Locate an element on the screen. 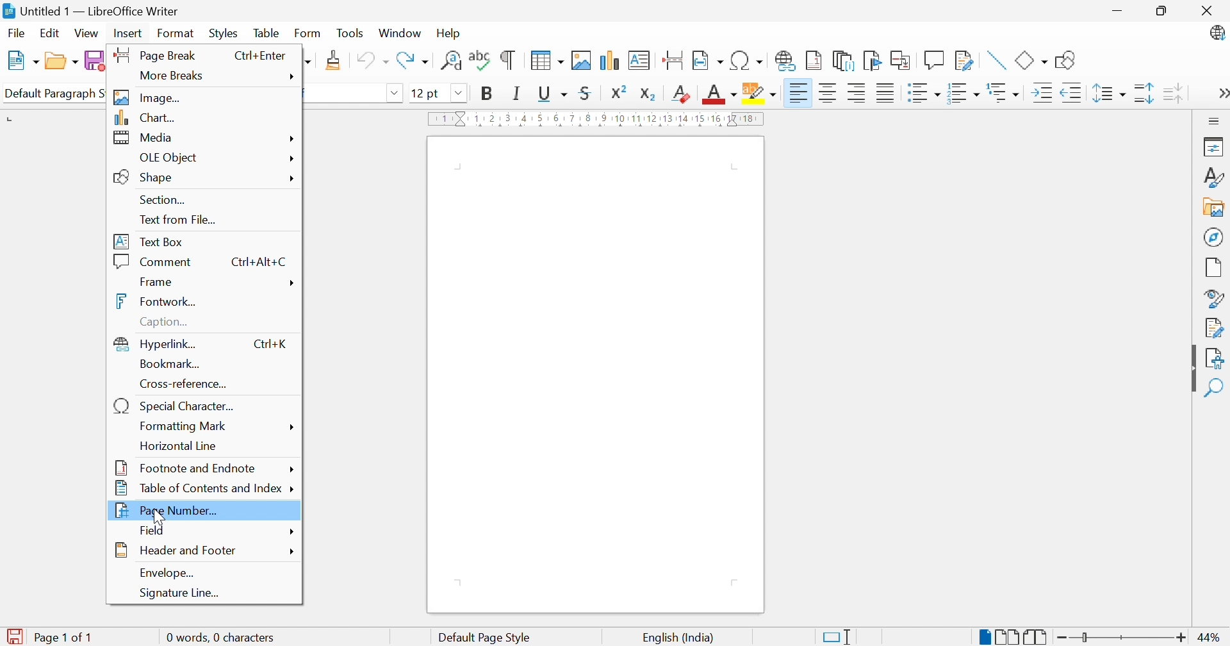 Image resolution: width=1230 pixels, height=646 pixels. Toggle formatting marks is located at coordinates (508, 60).